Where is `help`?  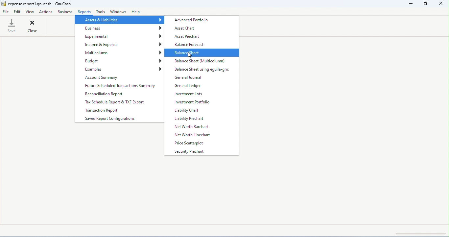
help is located at coordinates (137, 11).